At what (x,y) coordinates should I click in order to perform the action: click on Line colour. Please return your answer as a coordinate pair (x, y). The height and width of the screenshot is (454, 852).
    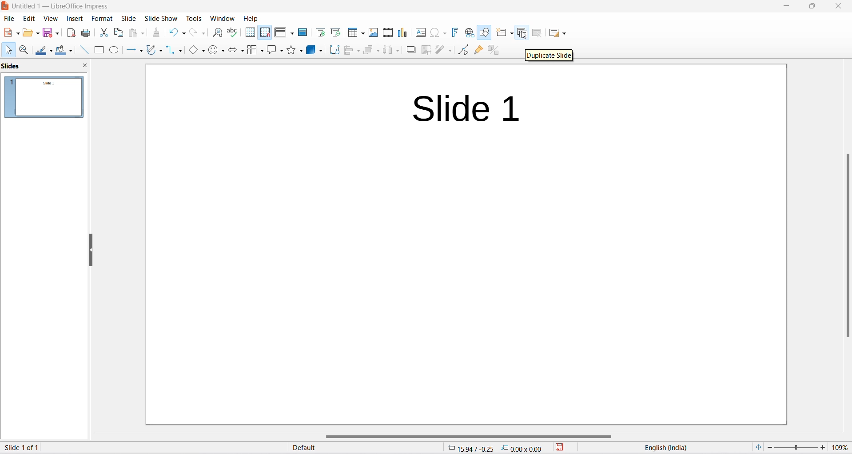
    Looking at the image, I should click on (44, 50).